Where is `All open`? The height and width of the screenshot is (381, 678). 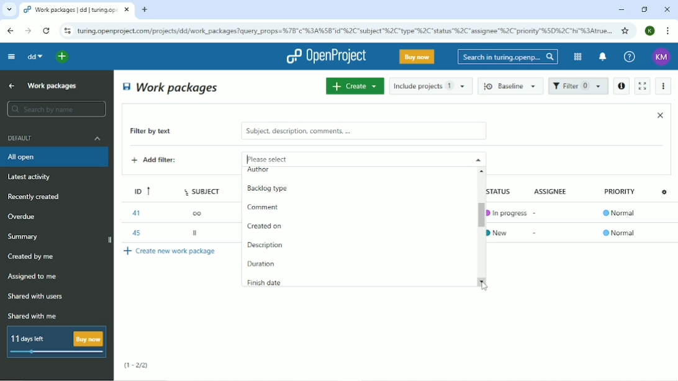
All open is located at coordinates (56, 157).